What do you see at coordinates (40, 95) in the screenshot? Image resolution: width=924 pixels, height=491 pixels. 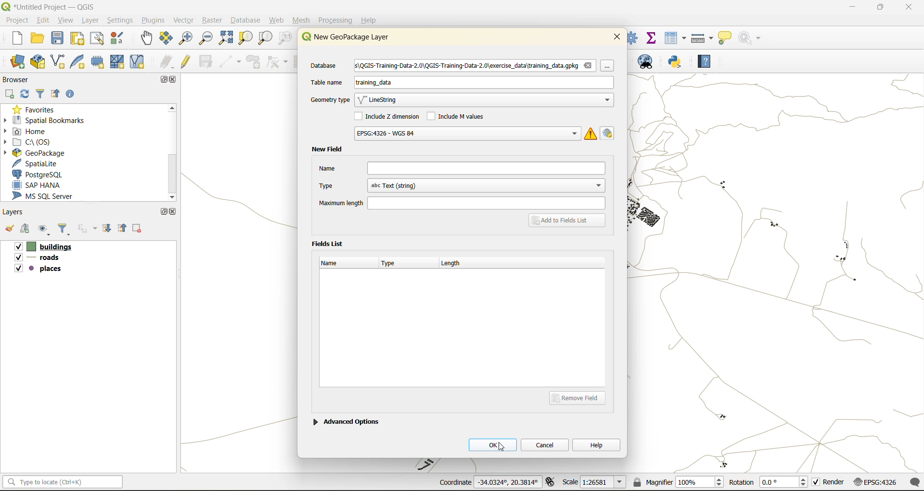 I see `filter` at bounding box center [40, 95].